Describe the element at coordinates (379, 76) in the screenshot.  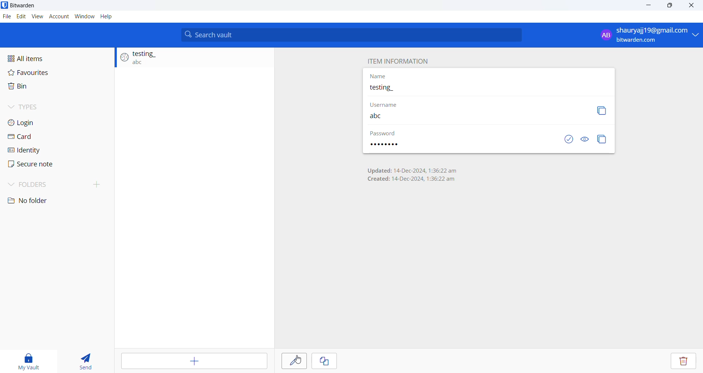
I see `Name heading` at that location.